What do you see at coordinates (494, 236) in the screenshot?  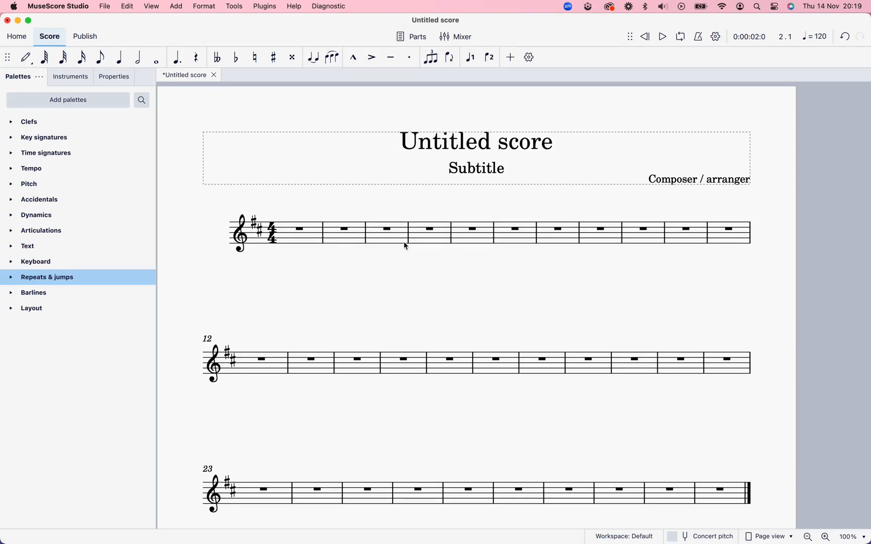 I see `score` at bounding box center [494, 236].